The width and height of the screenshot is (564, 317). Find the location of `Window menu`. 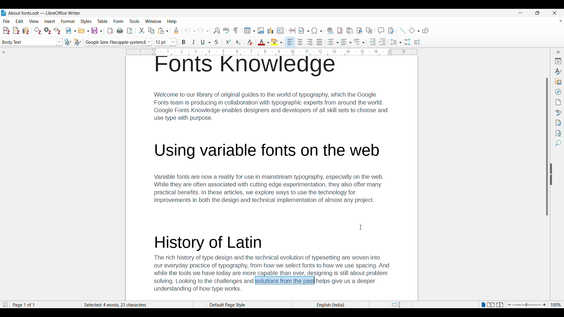

Window menu is located at coordinates (153, 21).